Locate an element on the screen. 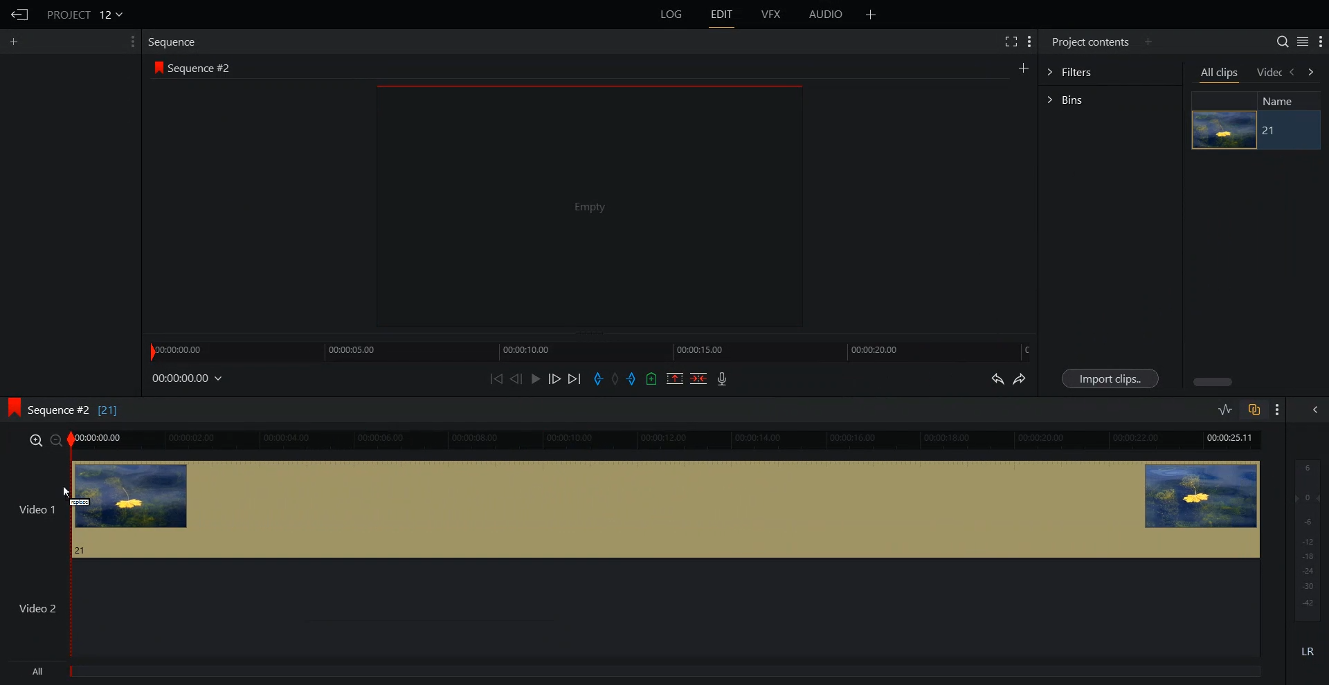  Move Backward is located at coordinates (496, 378).